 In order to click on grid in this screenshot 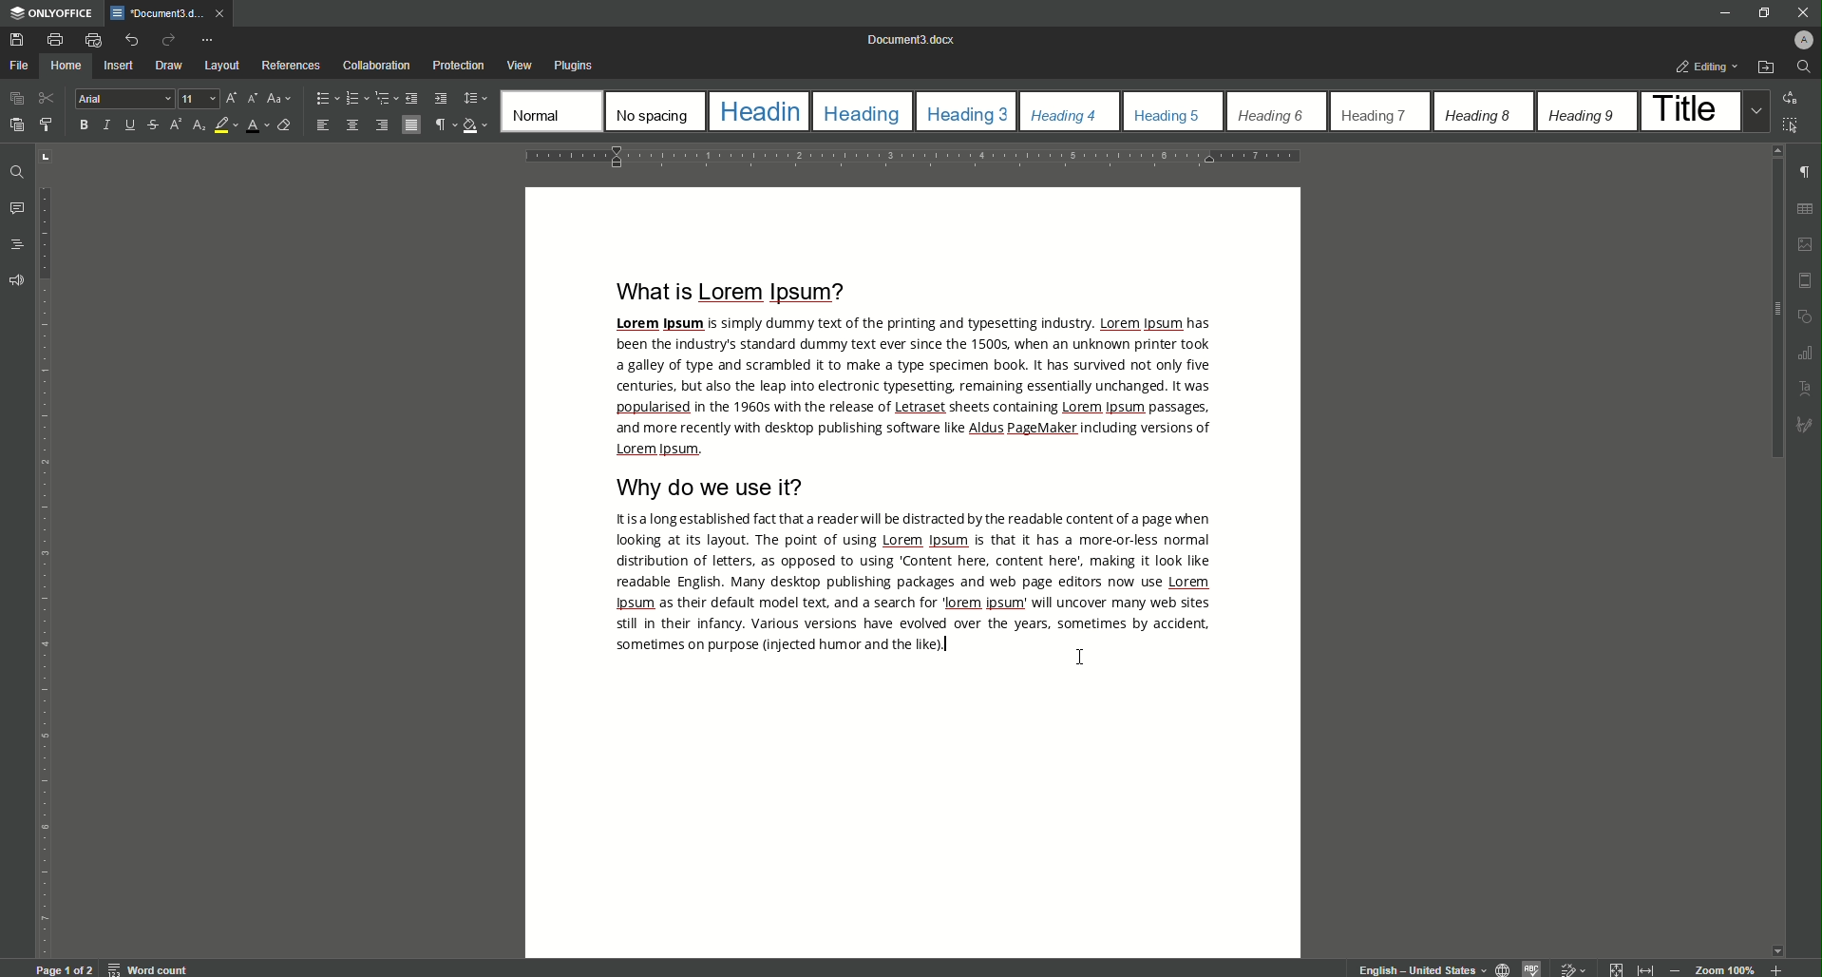, I will do `click(1806, 205)`.